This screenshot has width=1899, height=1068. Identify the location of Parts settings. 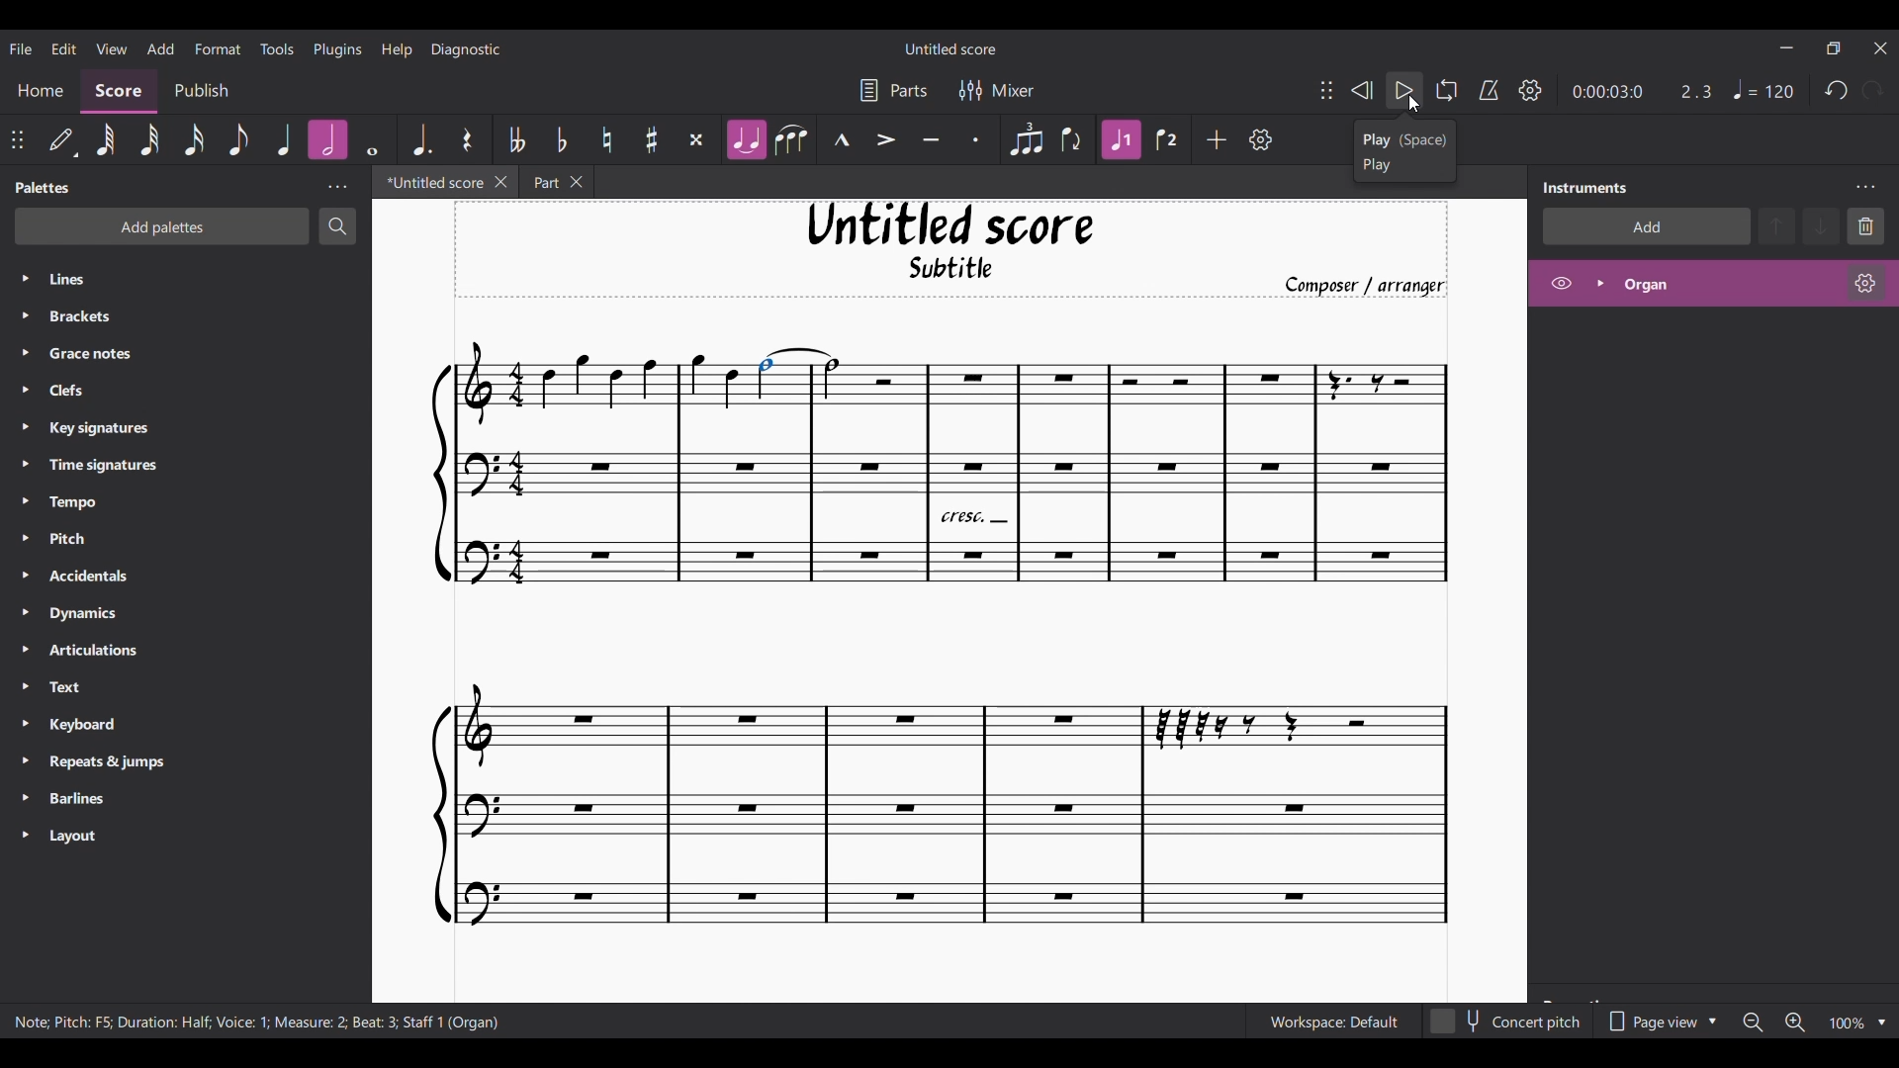
(894, 90).